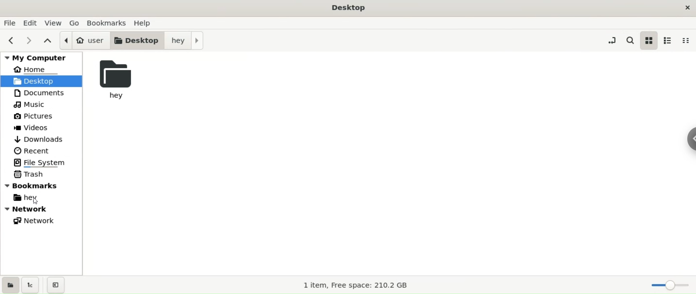  Describe the element at coordinates (145, 22) in the screenshot. I see `help` at that location.